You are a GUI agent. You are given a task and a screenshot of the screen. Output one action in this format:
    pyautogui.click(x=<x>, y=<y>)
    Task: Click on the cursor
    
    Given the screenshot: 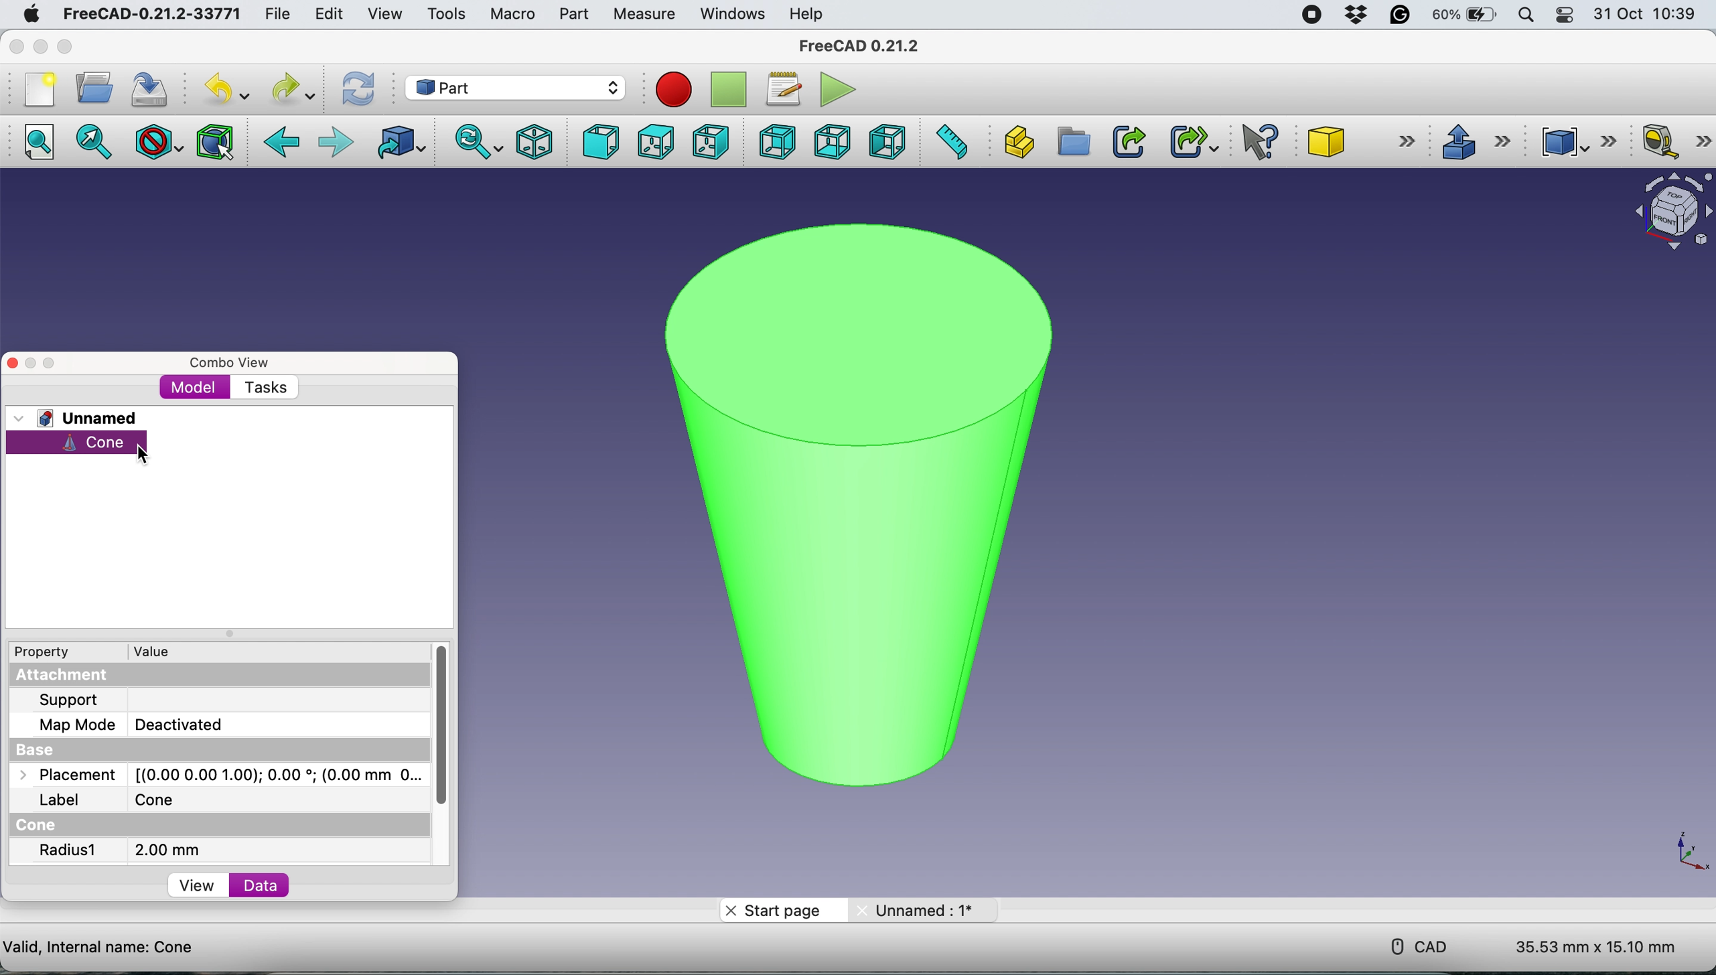 What is the action you would take?
    pyautogui.click(x=144, y=454)
    